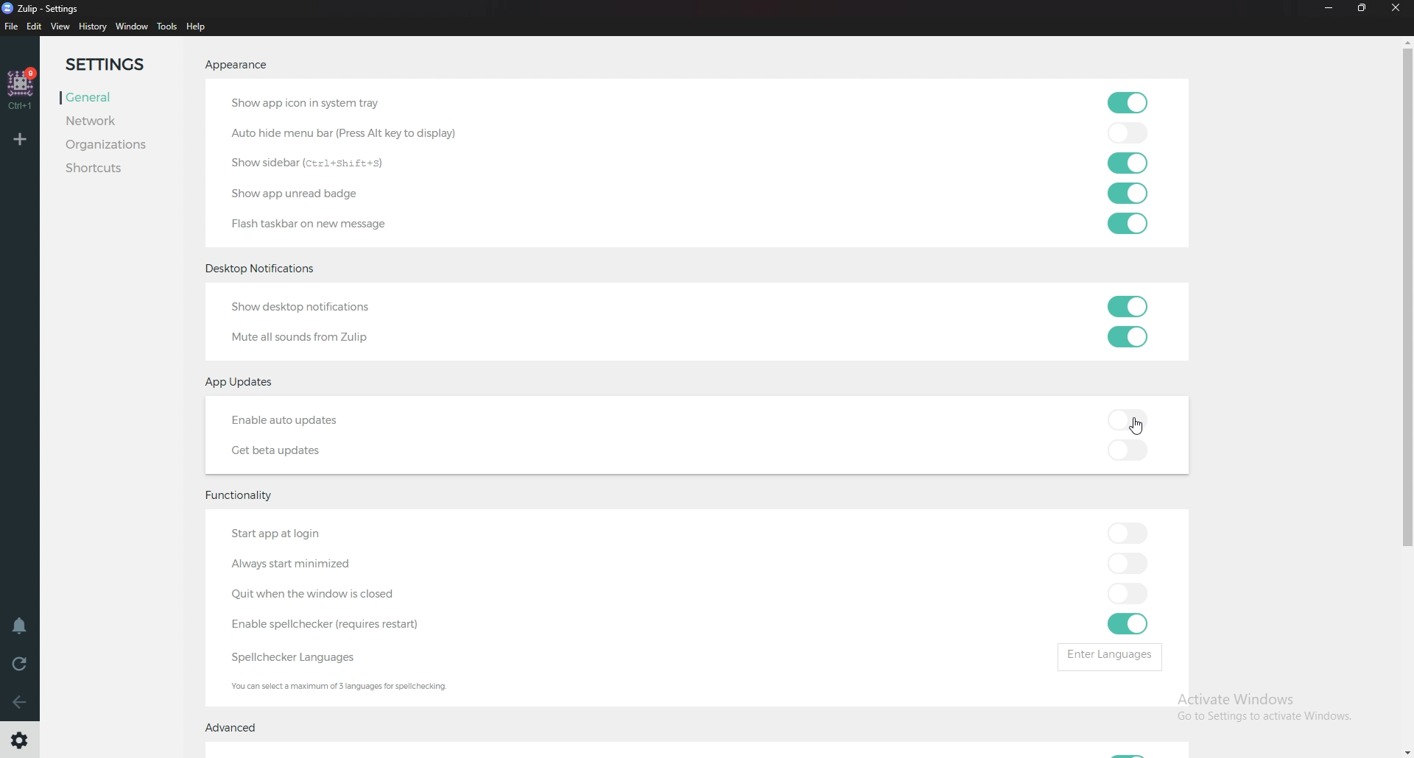 Image resolution: width=1414 pixels, height=758 pixels. Describe the element at coordinates (314, 161) in the screenshot. I see `Show sidebar` at that location.